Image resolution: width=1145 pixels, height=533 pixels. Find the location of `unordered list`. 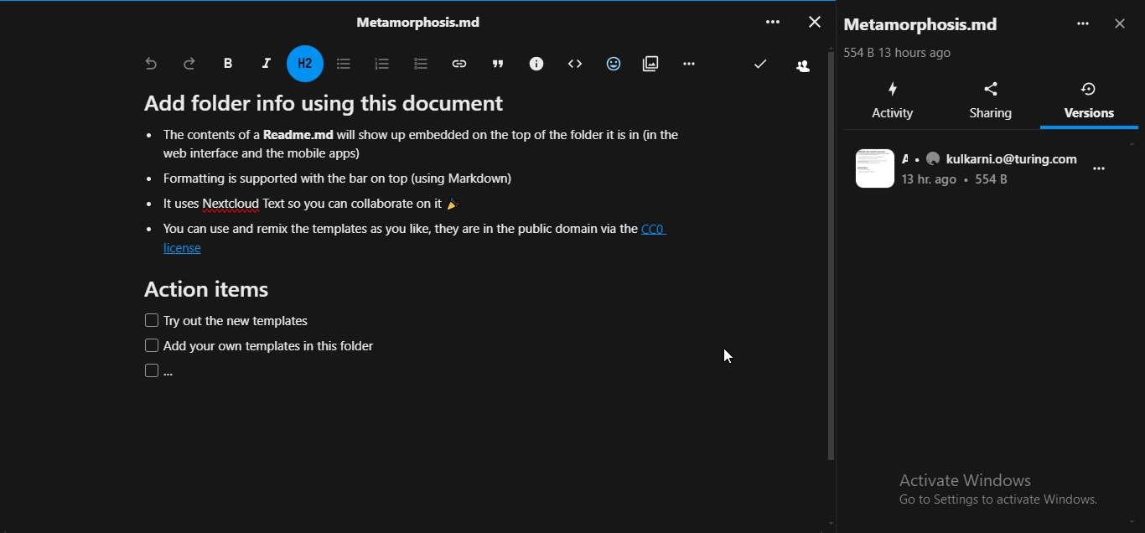

unordered list is located at coordinates (342, 64).